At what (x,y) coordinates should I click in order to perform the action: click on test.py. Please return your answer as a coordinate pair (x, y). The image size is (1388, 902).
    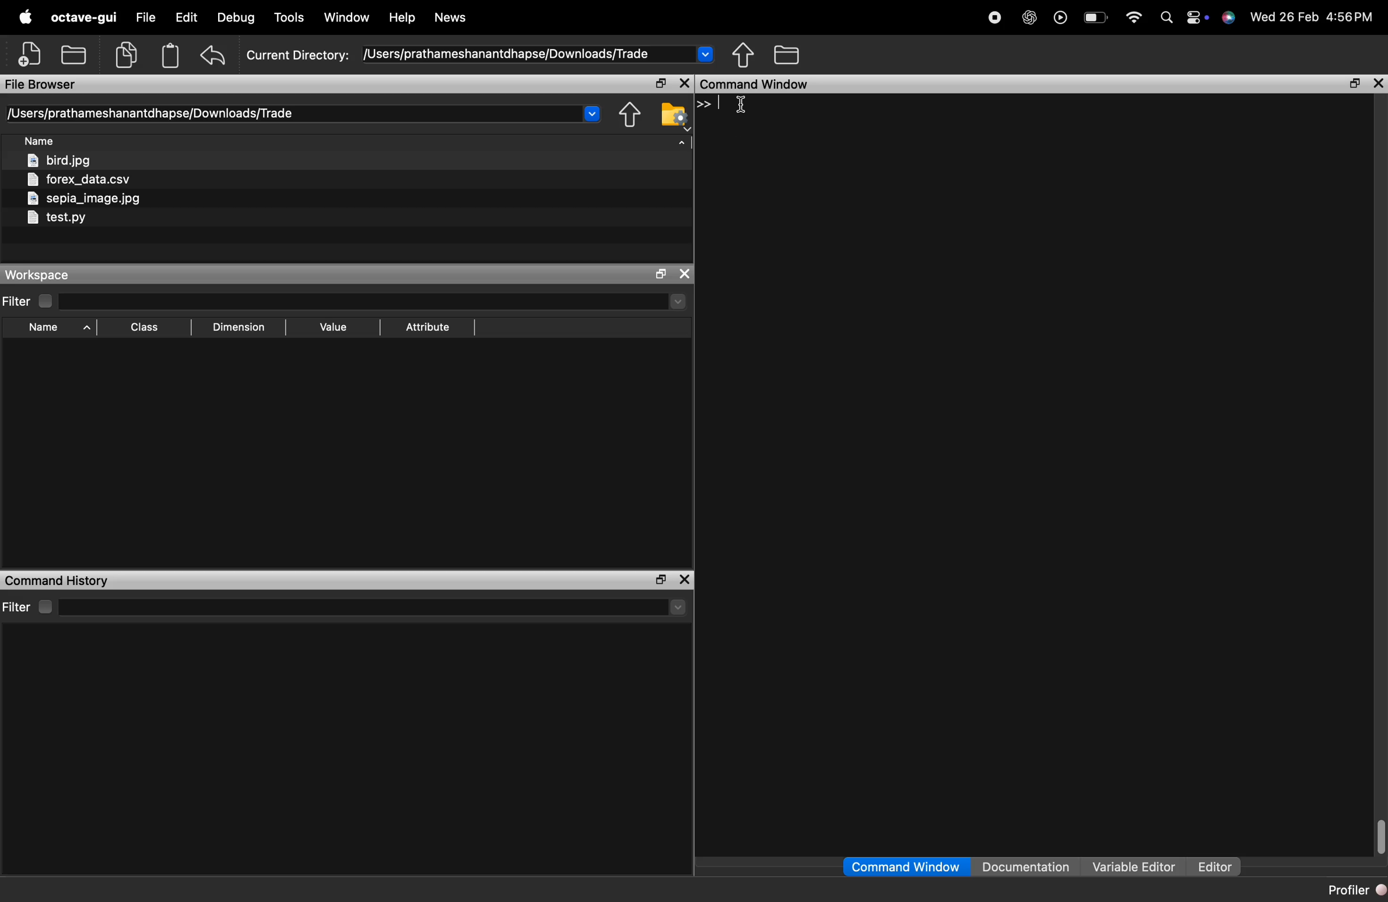
    Looking at the image, I should click on (57, 219).